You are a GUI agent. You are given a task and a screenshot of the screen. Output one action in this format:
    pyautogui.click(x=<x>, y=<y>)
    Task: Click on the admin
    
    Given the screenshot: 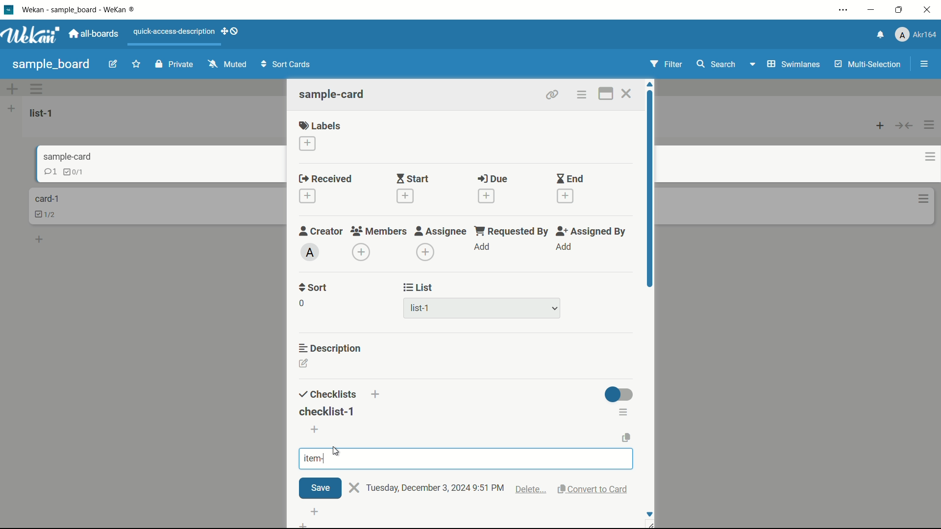 What is the action you would take?
    pyautogui.click(x=310, y=252)
    